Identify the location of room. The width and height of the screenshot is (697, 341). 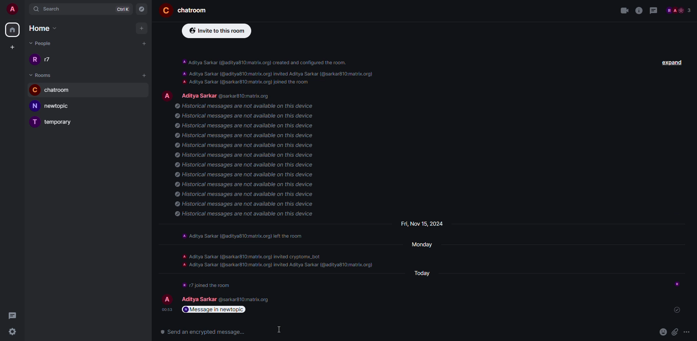
(42, 74).